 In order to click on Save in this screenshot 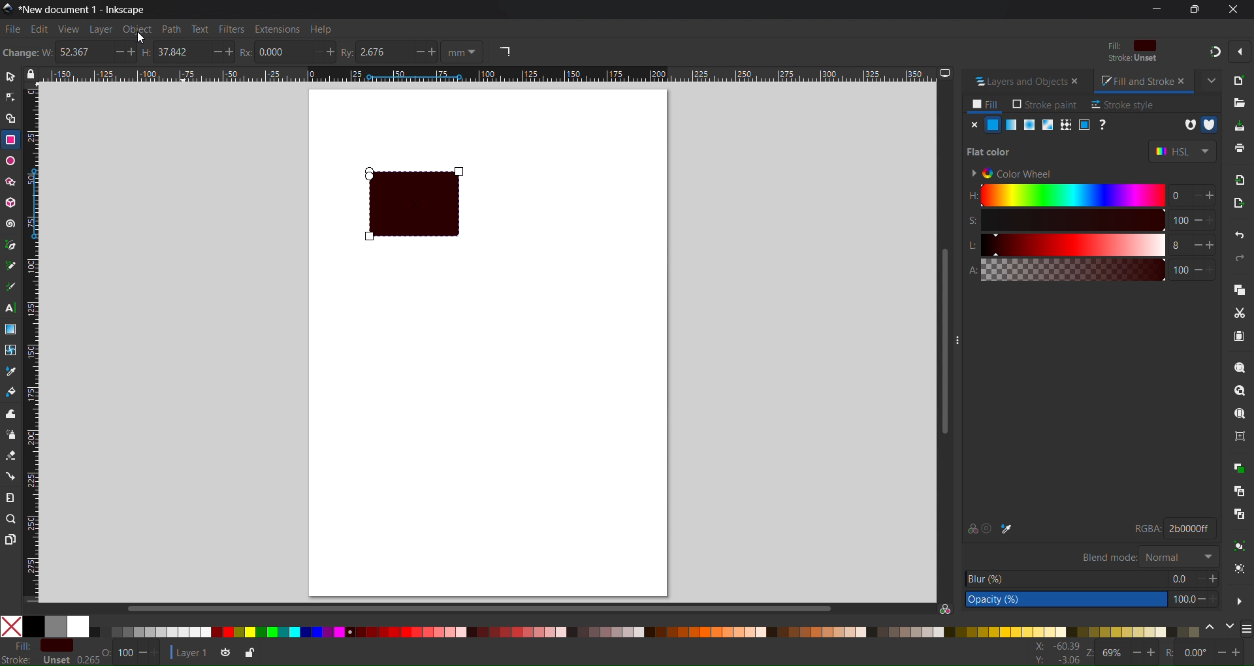, I will do `click(1238, 125)`.